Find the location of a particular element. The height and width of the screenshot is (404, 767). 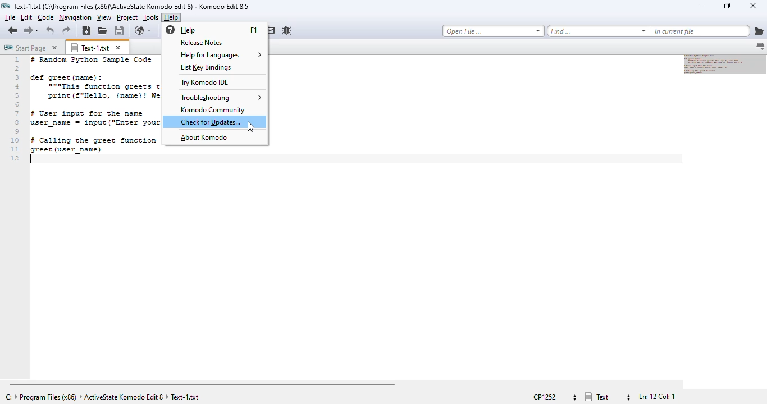

maximize is located at coordinates (727, 6).